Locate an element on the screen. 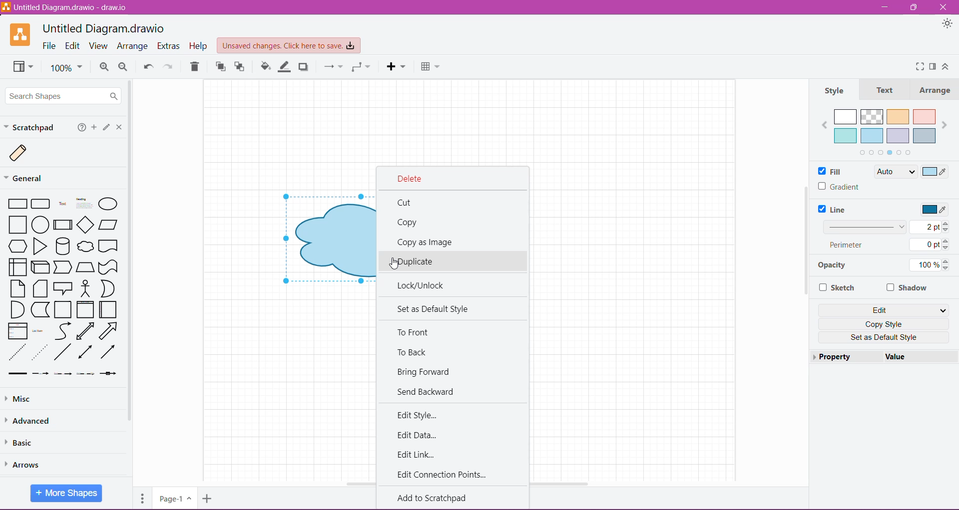 Image resolution: width=959 pixels, height=510 pixels. Vertical Scroll Bar is located at coordinates (805, 245).